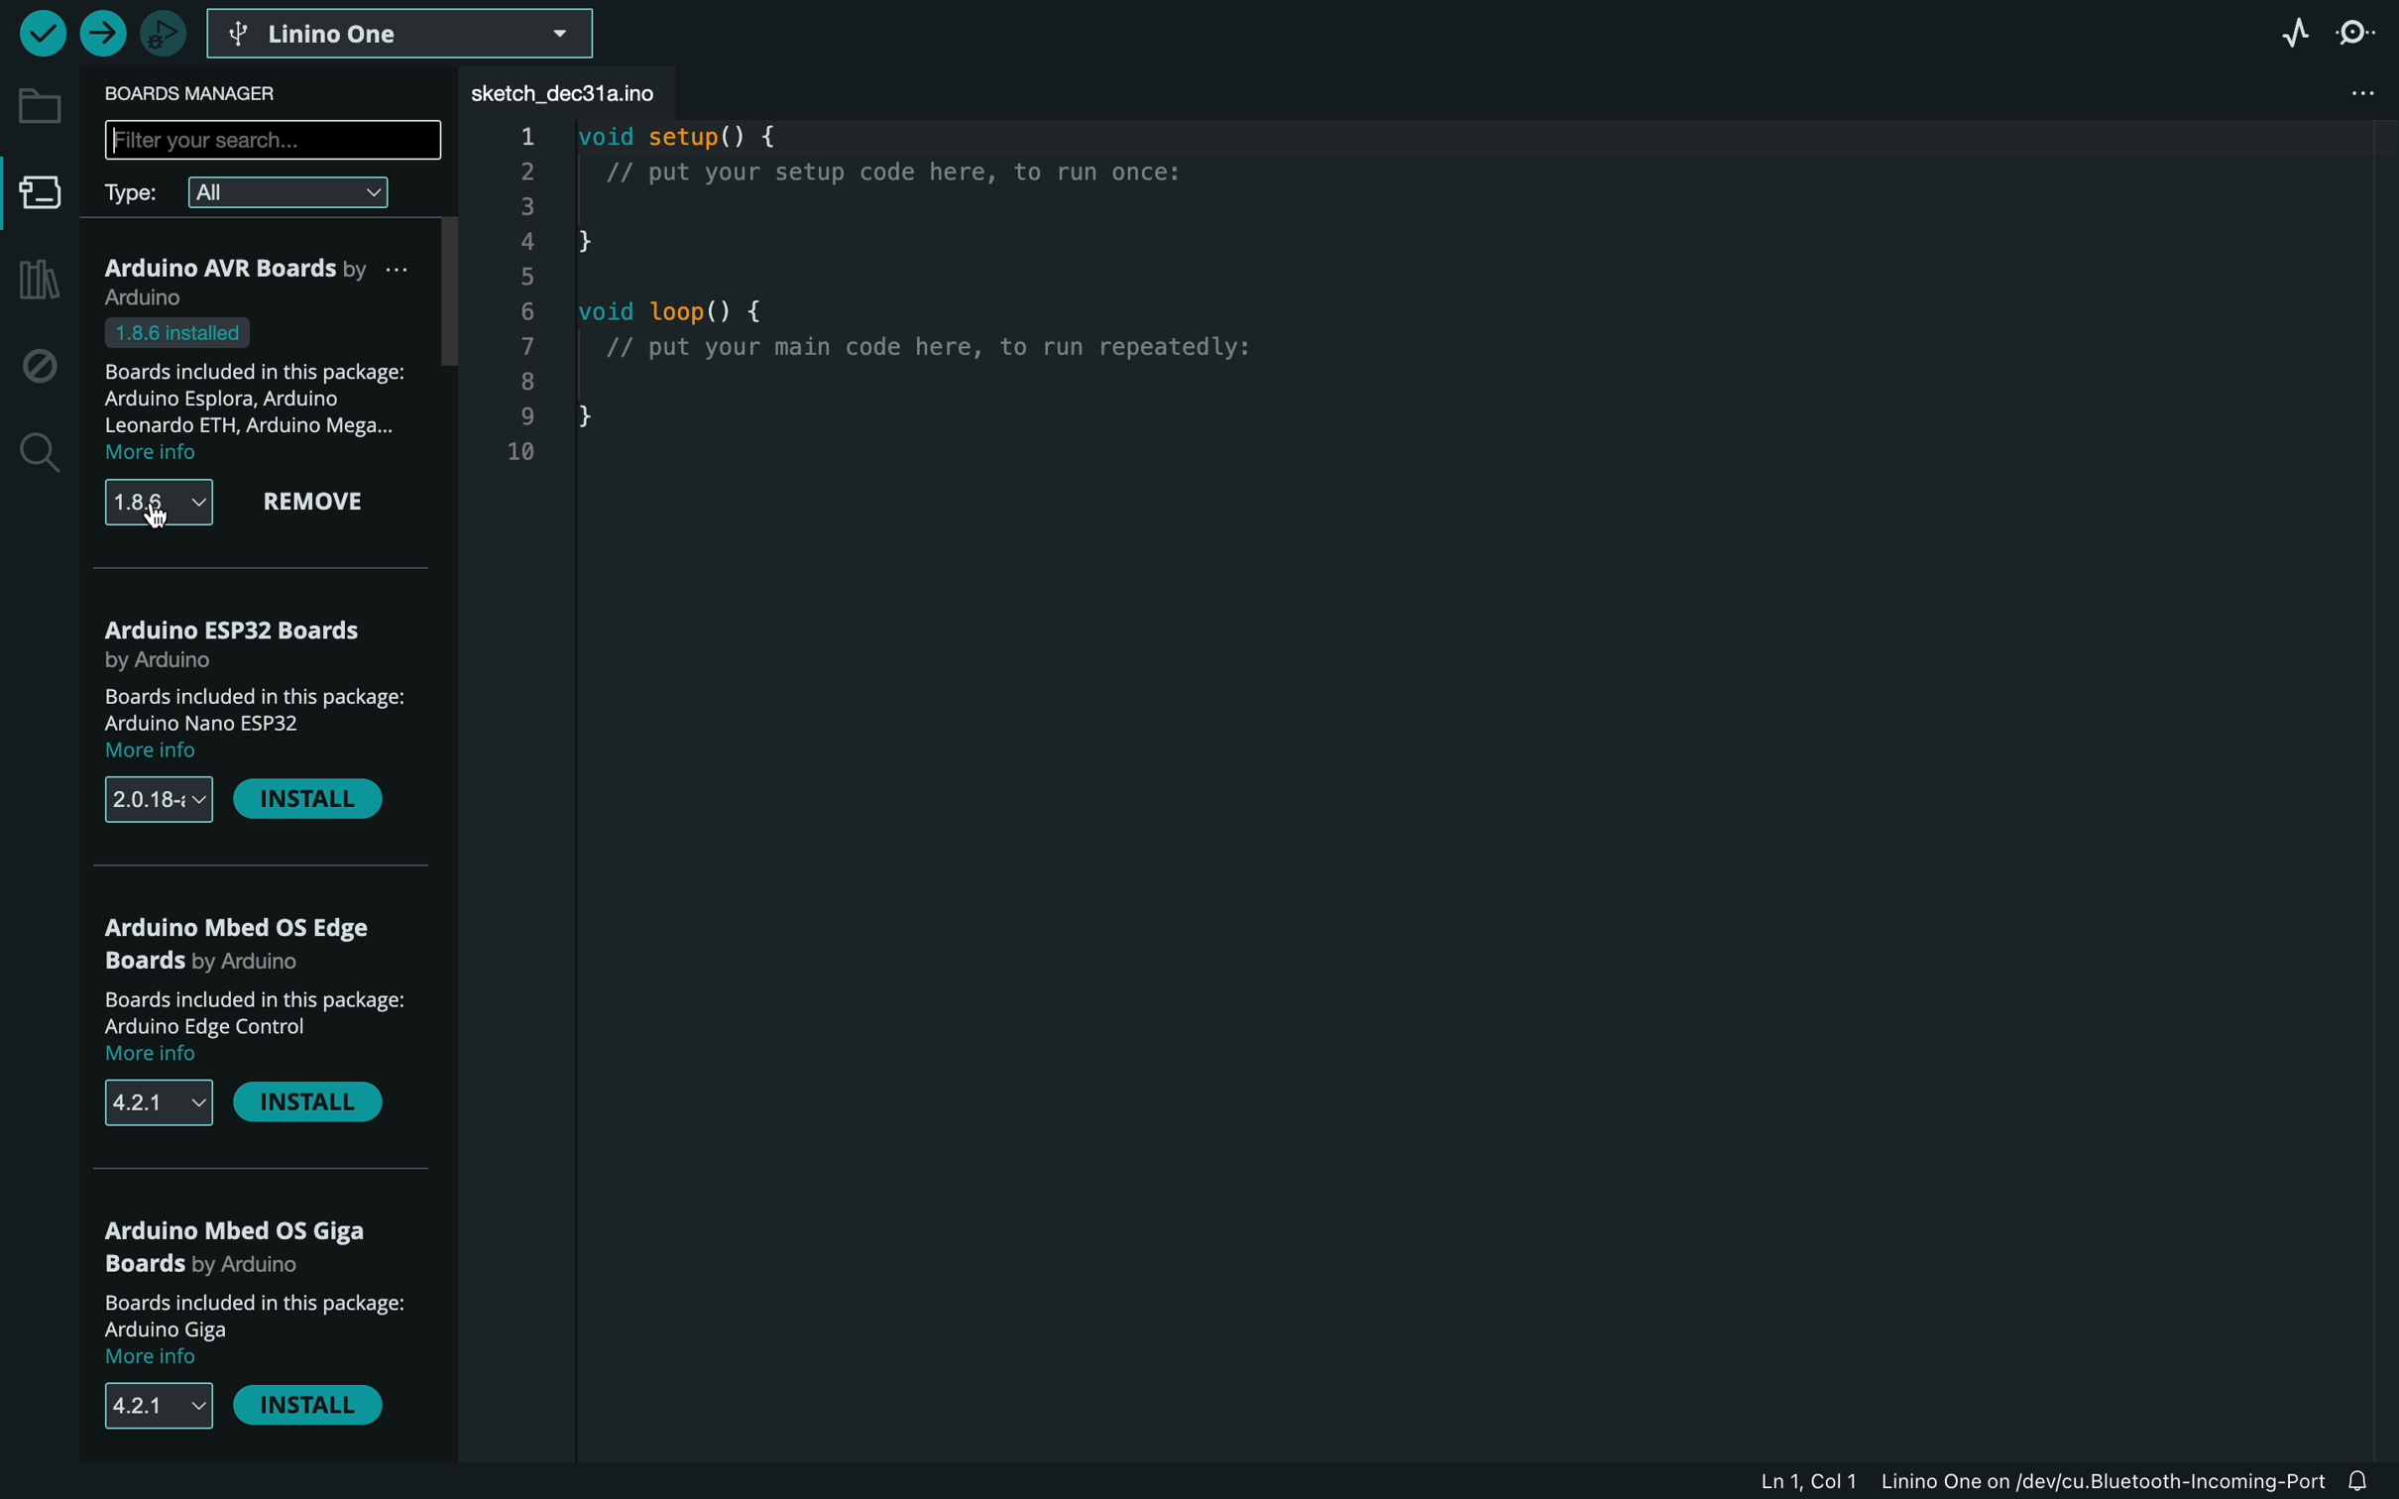  Describe the element at coordinates (41, 199) in the screenshot. I see `board manager` at that location.